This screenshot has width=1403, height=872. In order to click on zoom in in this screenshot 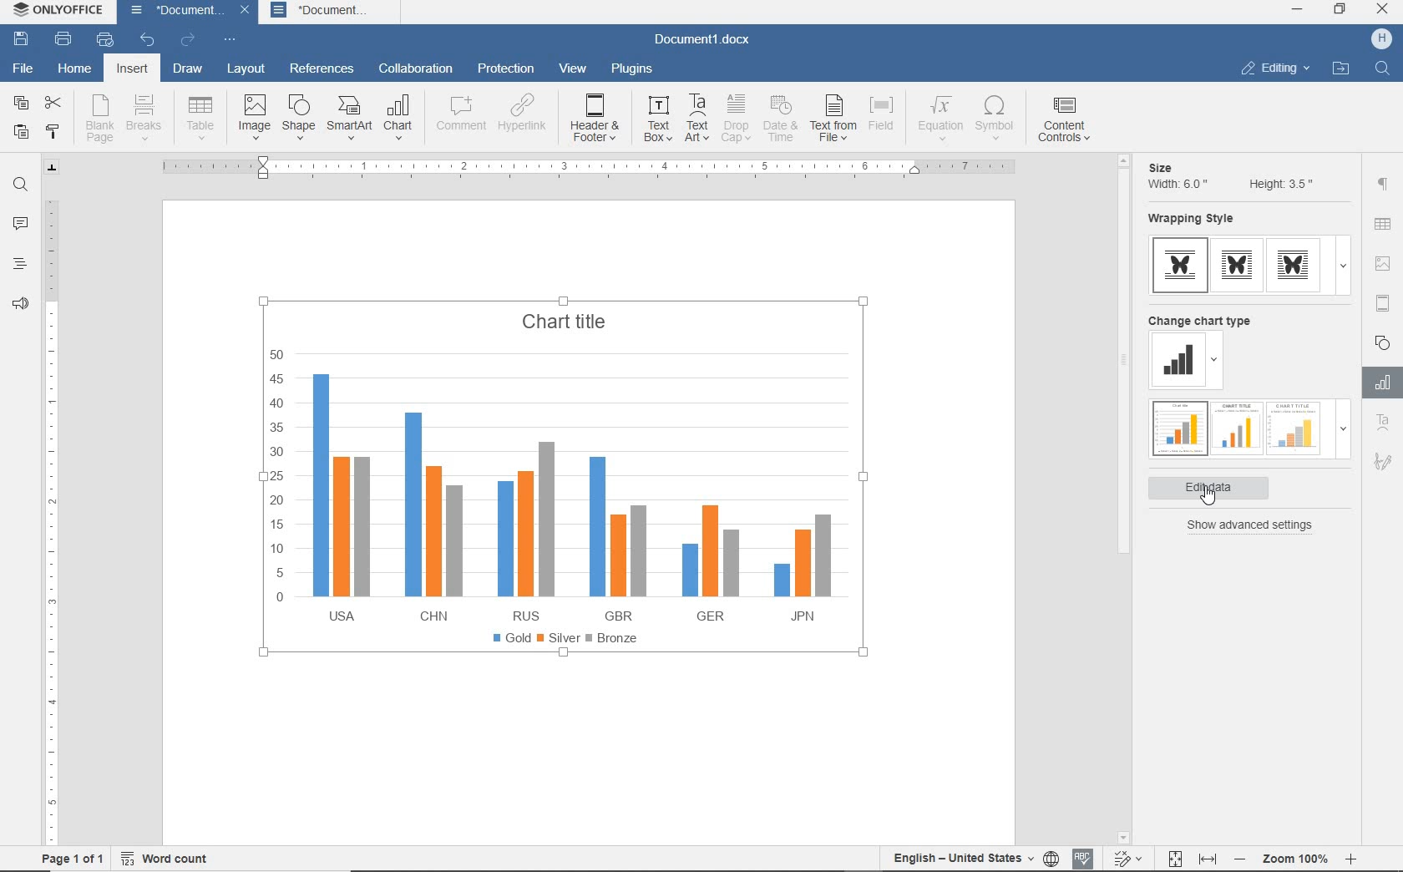, I will do `click(1352, 856)`.